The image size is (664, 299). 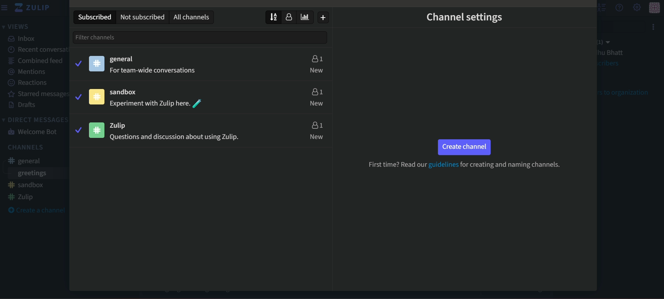 What do you see at coordinates (96, 97) in the screenshot?
I see `icon` at bounding box center [96, 97].